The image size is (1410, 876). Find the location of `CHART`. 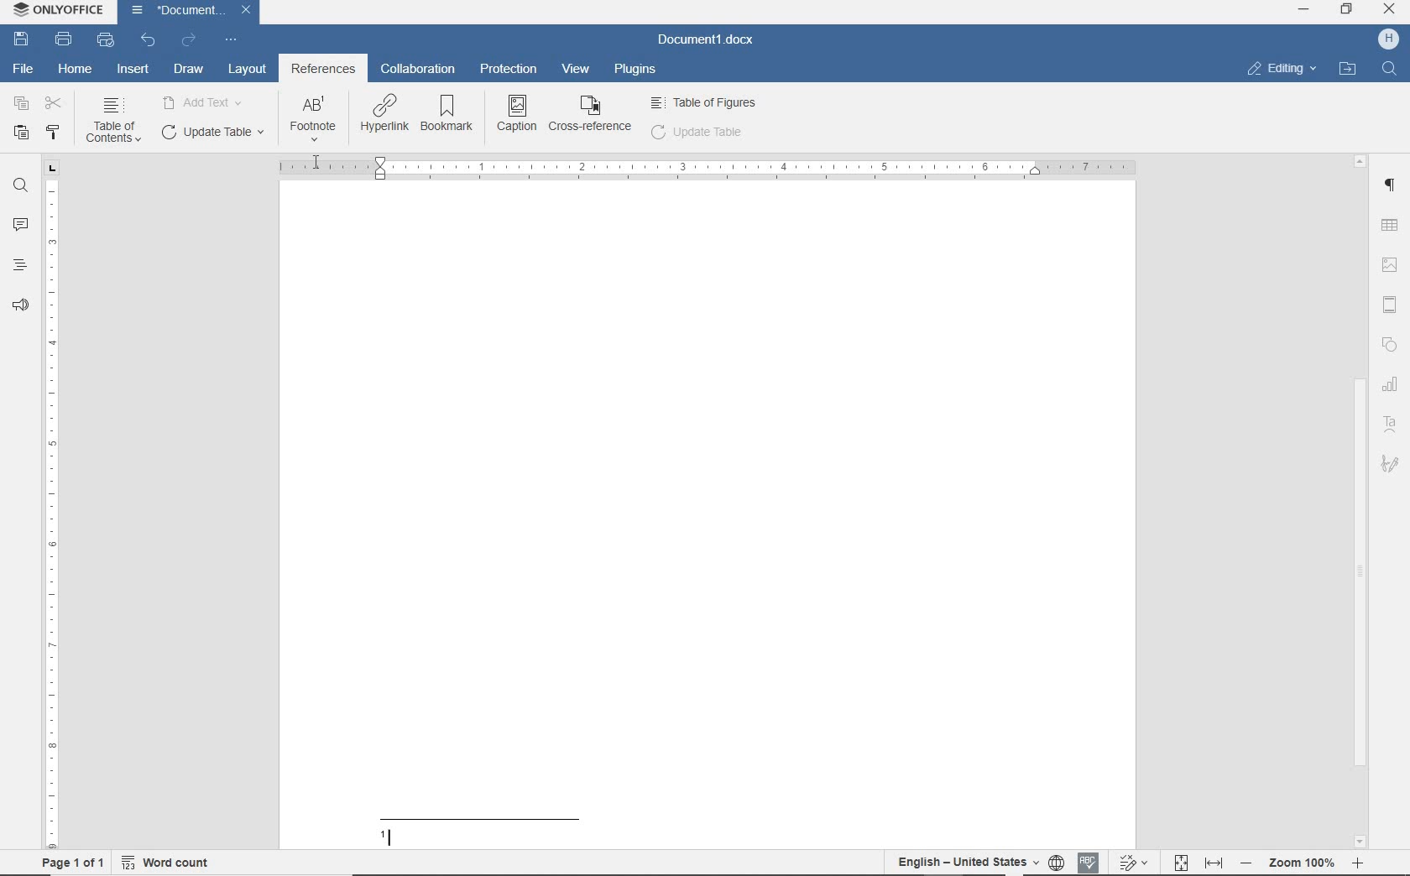

CHART is located at coordinates (1393, 383).